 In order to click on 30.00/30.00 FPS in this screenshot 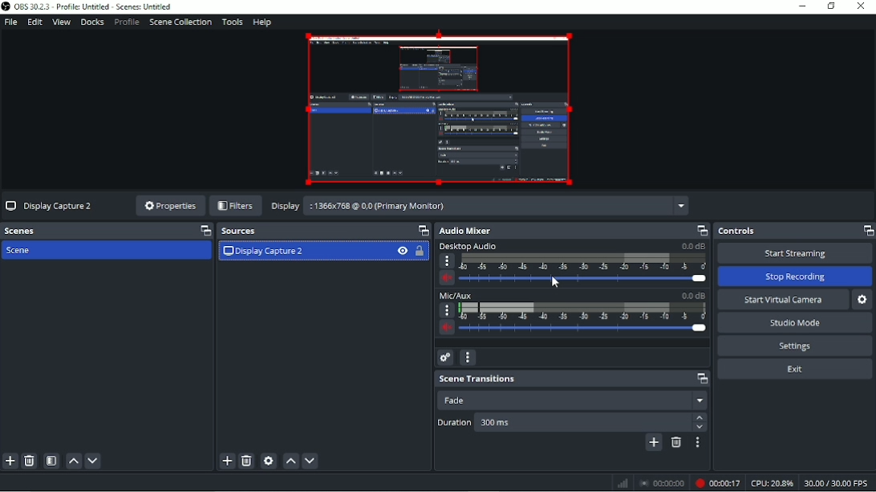, I will do `click(837, 483)`.